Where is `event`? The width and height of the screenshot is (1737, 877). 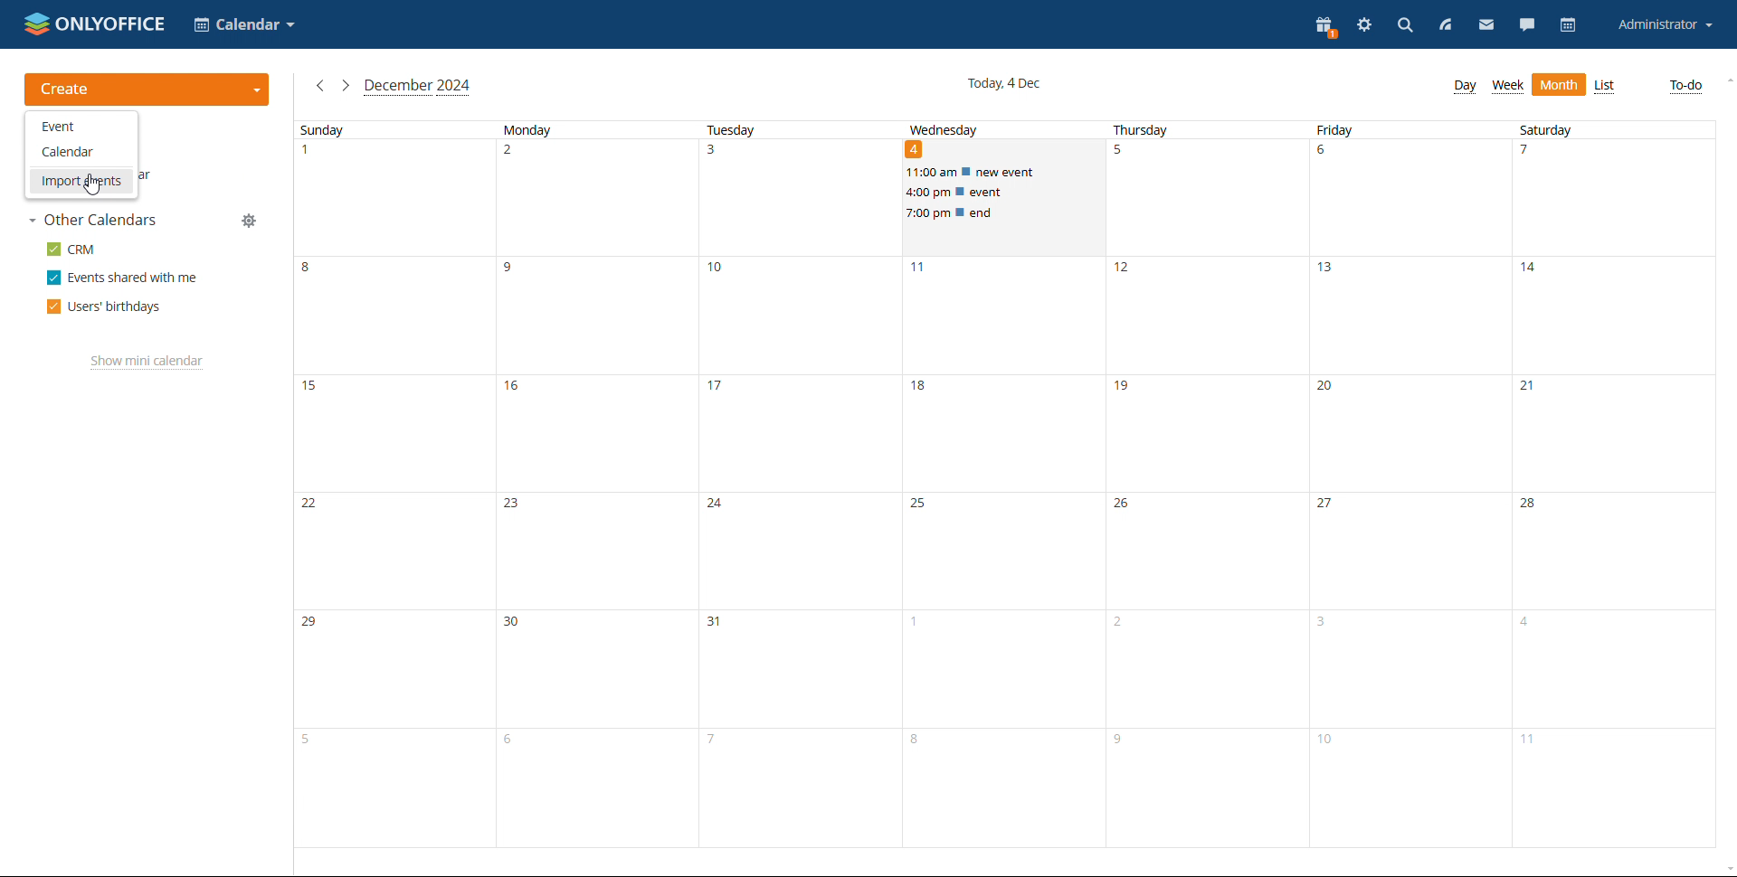
event is located at coordinates (82, 123).